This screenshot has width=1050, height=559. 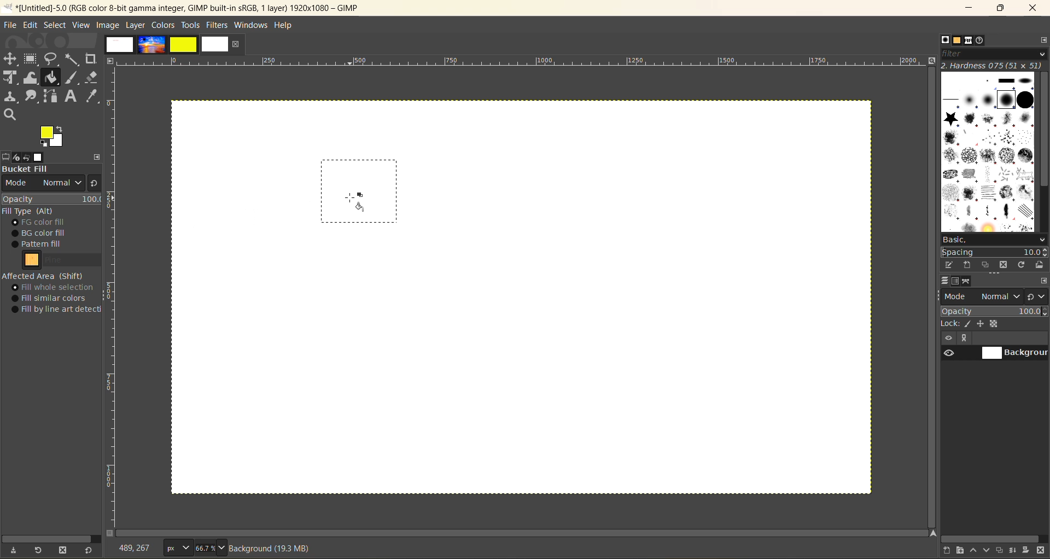 I want to click on device status, so click(x=13, y=158).